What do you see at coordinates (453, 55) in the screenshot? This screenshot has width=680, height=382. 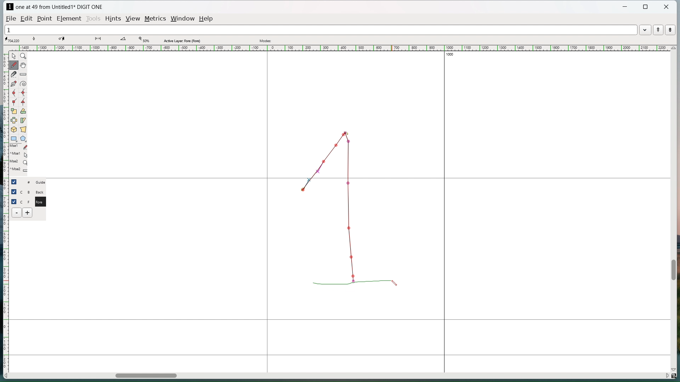 I see `1000` at bounding box center [453, 55].